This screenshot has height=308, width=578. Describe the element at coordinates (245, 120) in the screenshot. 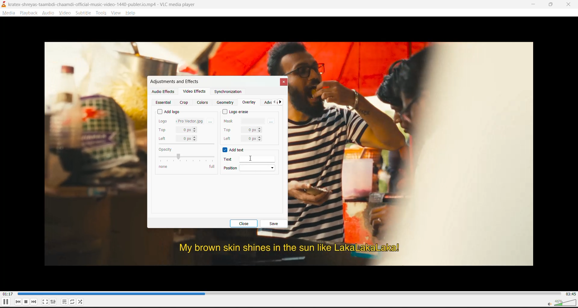

I see `mask` at that location.